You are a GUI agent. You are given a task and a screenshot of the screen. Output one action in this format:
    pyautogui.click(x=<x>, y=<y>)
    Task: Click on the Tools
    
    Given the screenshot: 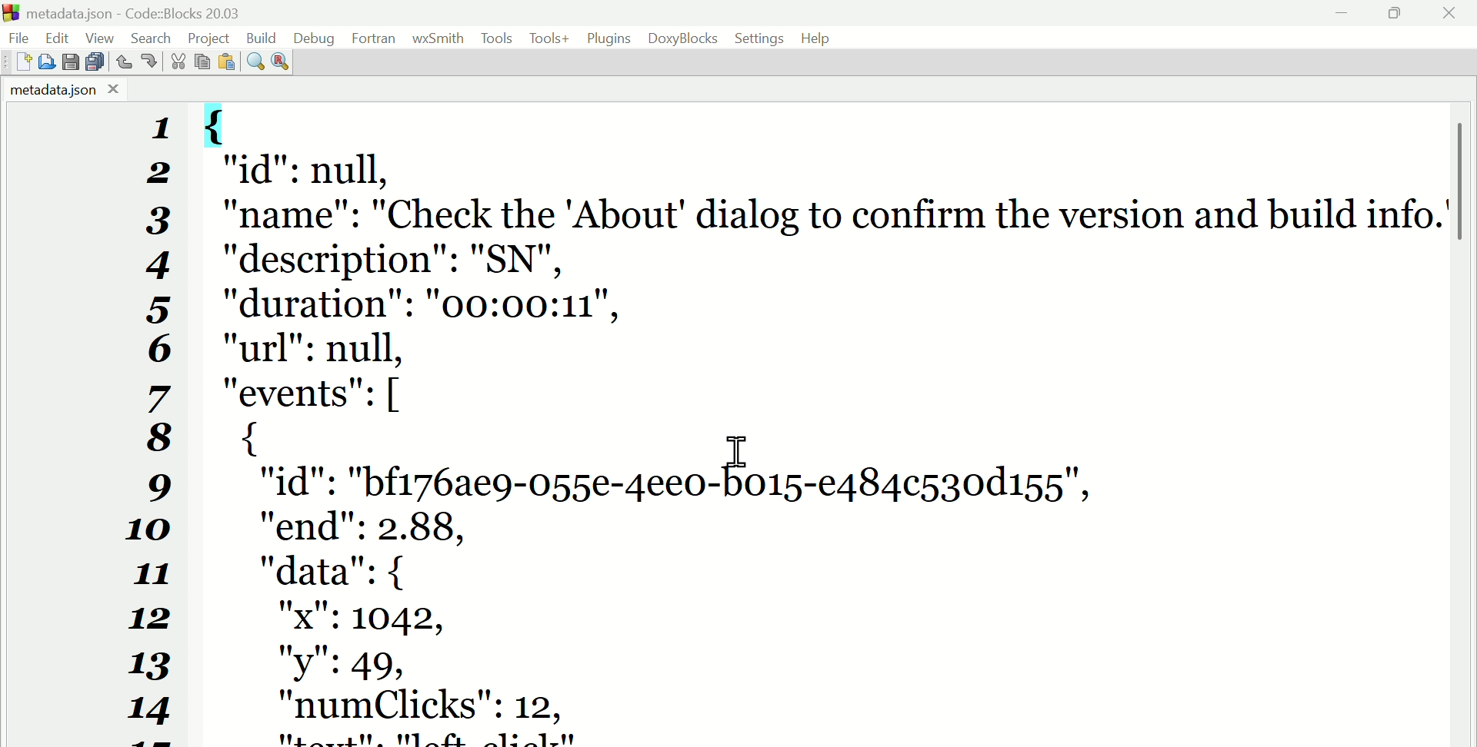 What is the action you would take?
    pyautogui.click(x=548, y=40)
    